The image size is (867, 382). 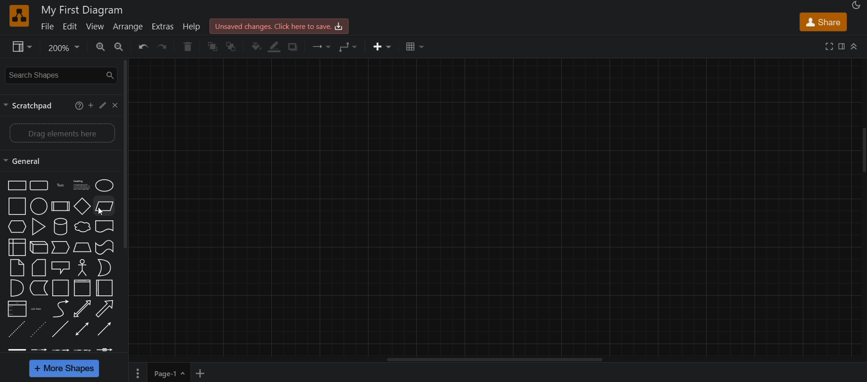 What do you see at coordinates (117, 105) in the screenshot?
I see `close` at bounding box center [117, 105].